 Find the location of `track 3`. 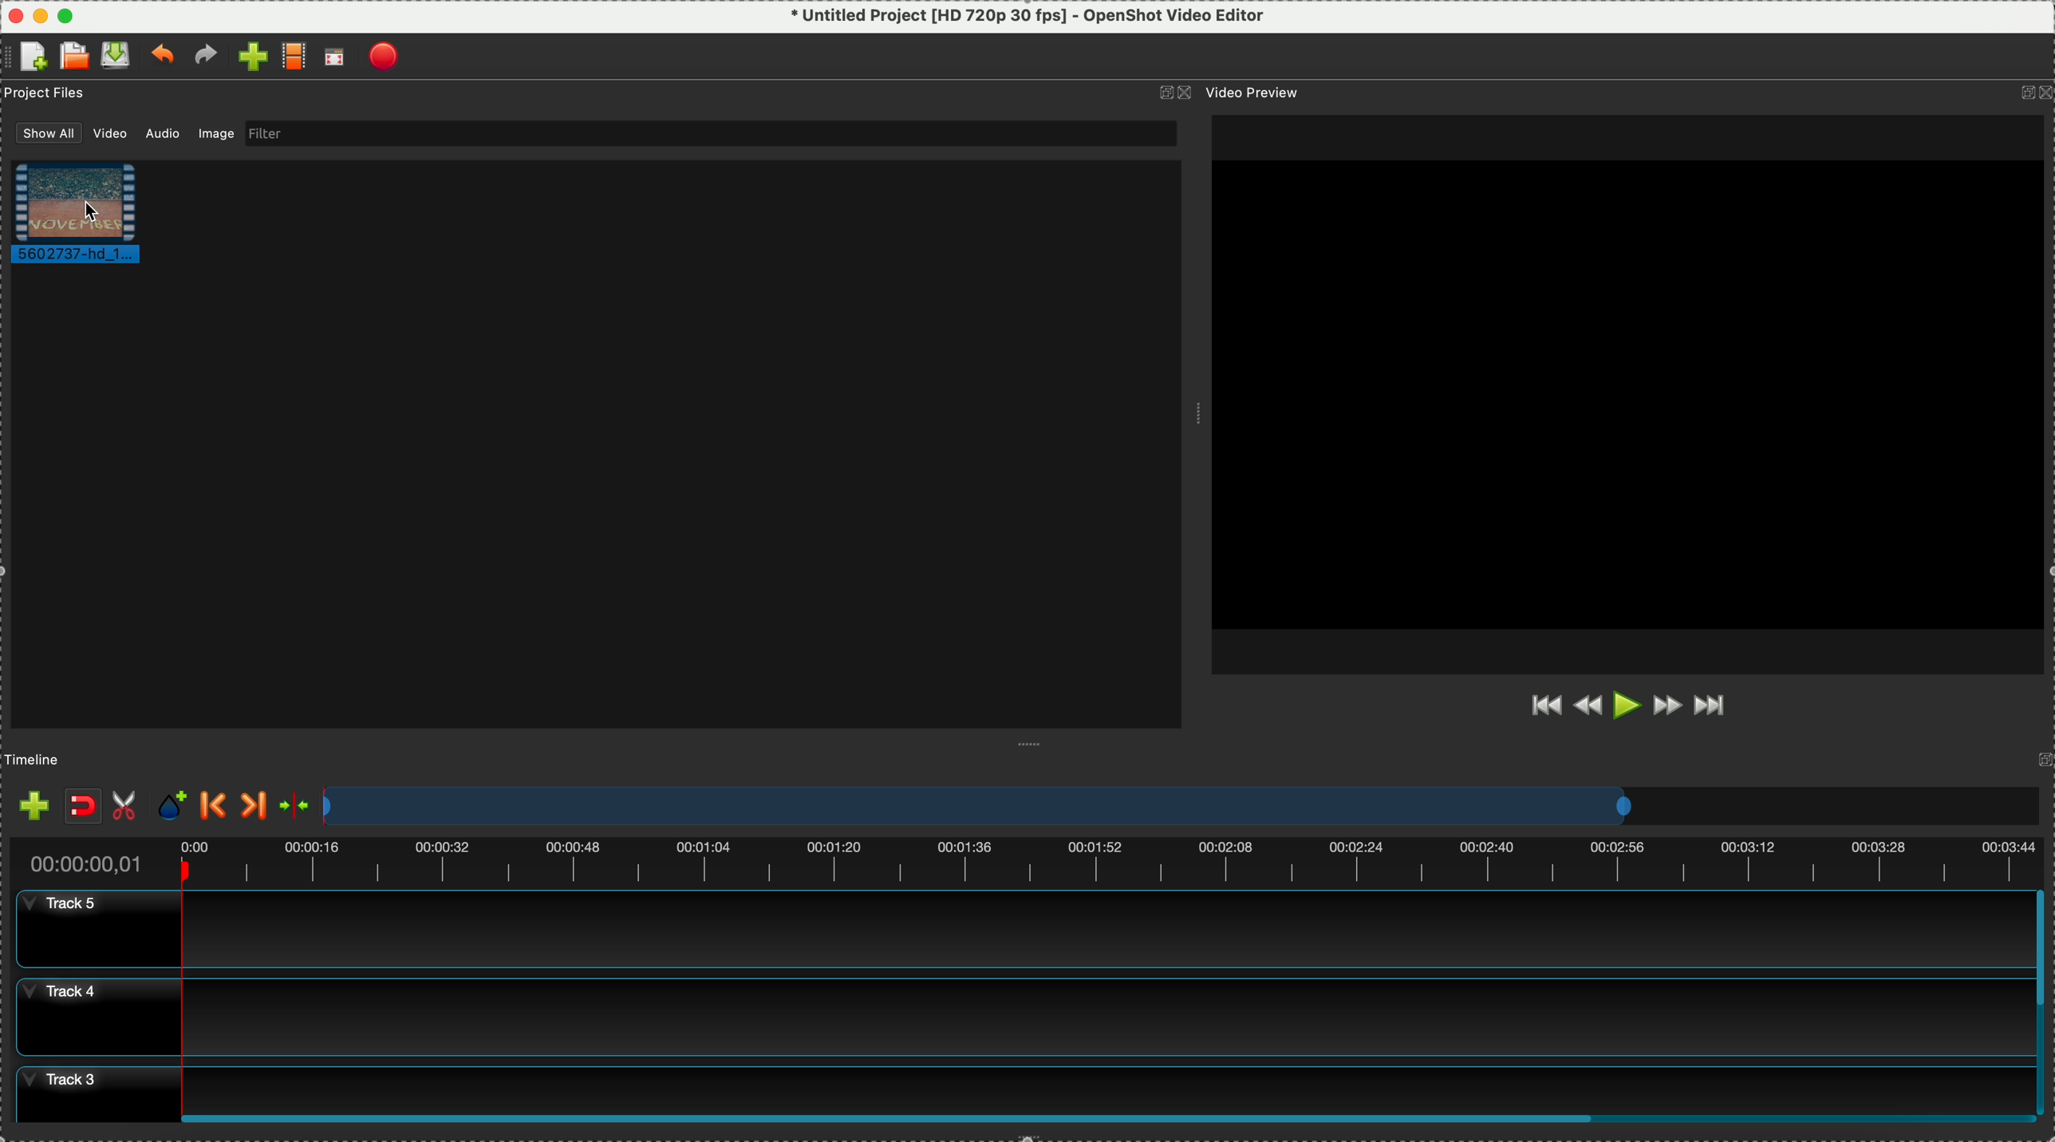

track 3 is located at coordinates (1012, 1085).